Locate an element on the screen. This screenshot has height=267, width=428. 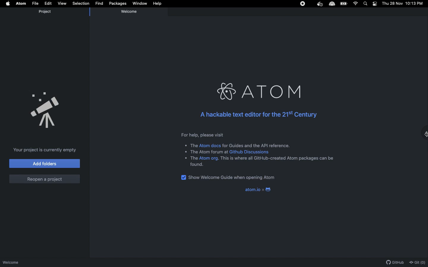
Project is located at coordinates (47, 12).